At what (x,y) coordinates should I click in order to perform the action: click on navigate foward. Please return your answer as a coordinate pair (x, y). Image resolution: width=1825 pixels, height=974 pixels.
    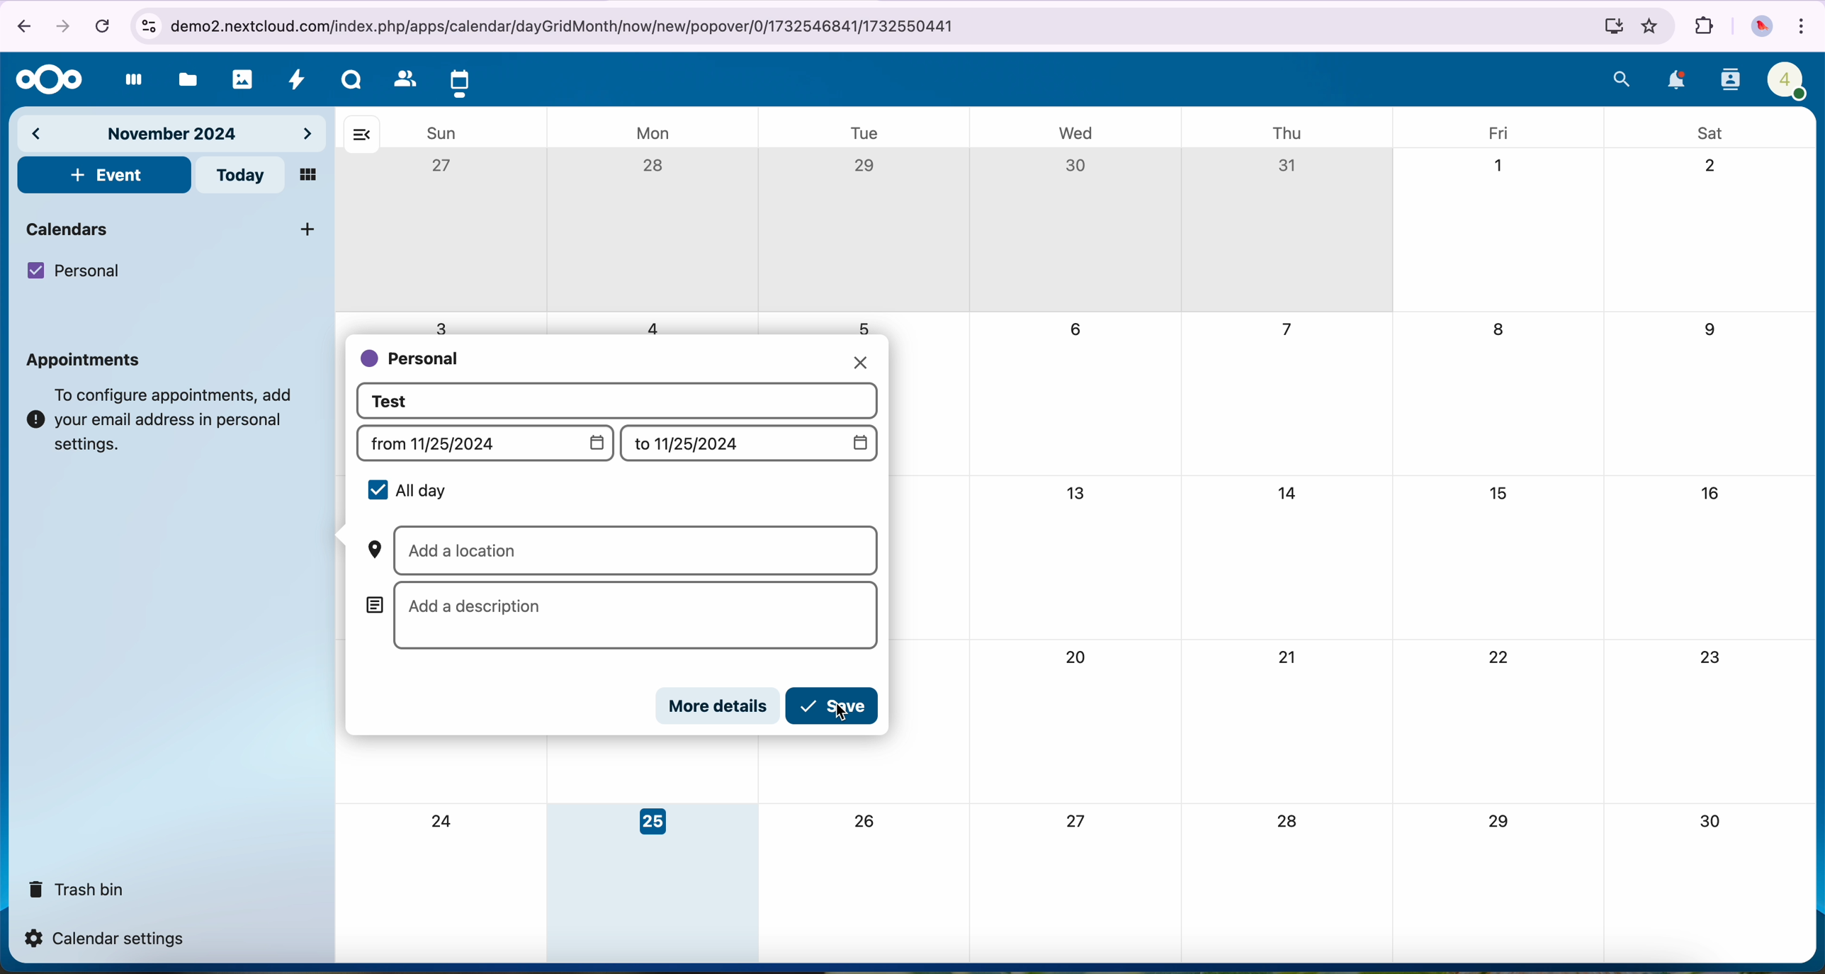
    Looking at the image, I should click on (60, 28).